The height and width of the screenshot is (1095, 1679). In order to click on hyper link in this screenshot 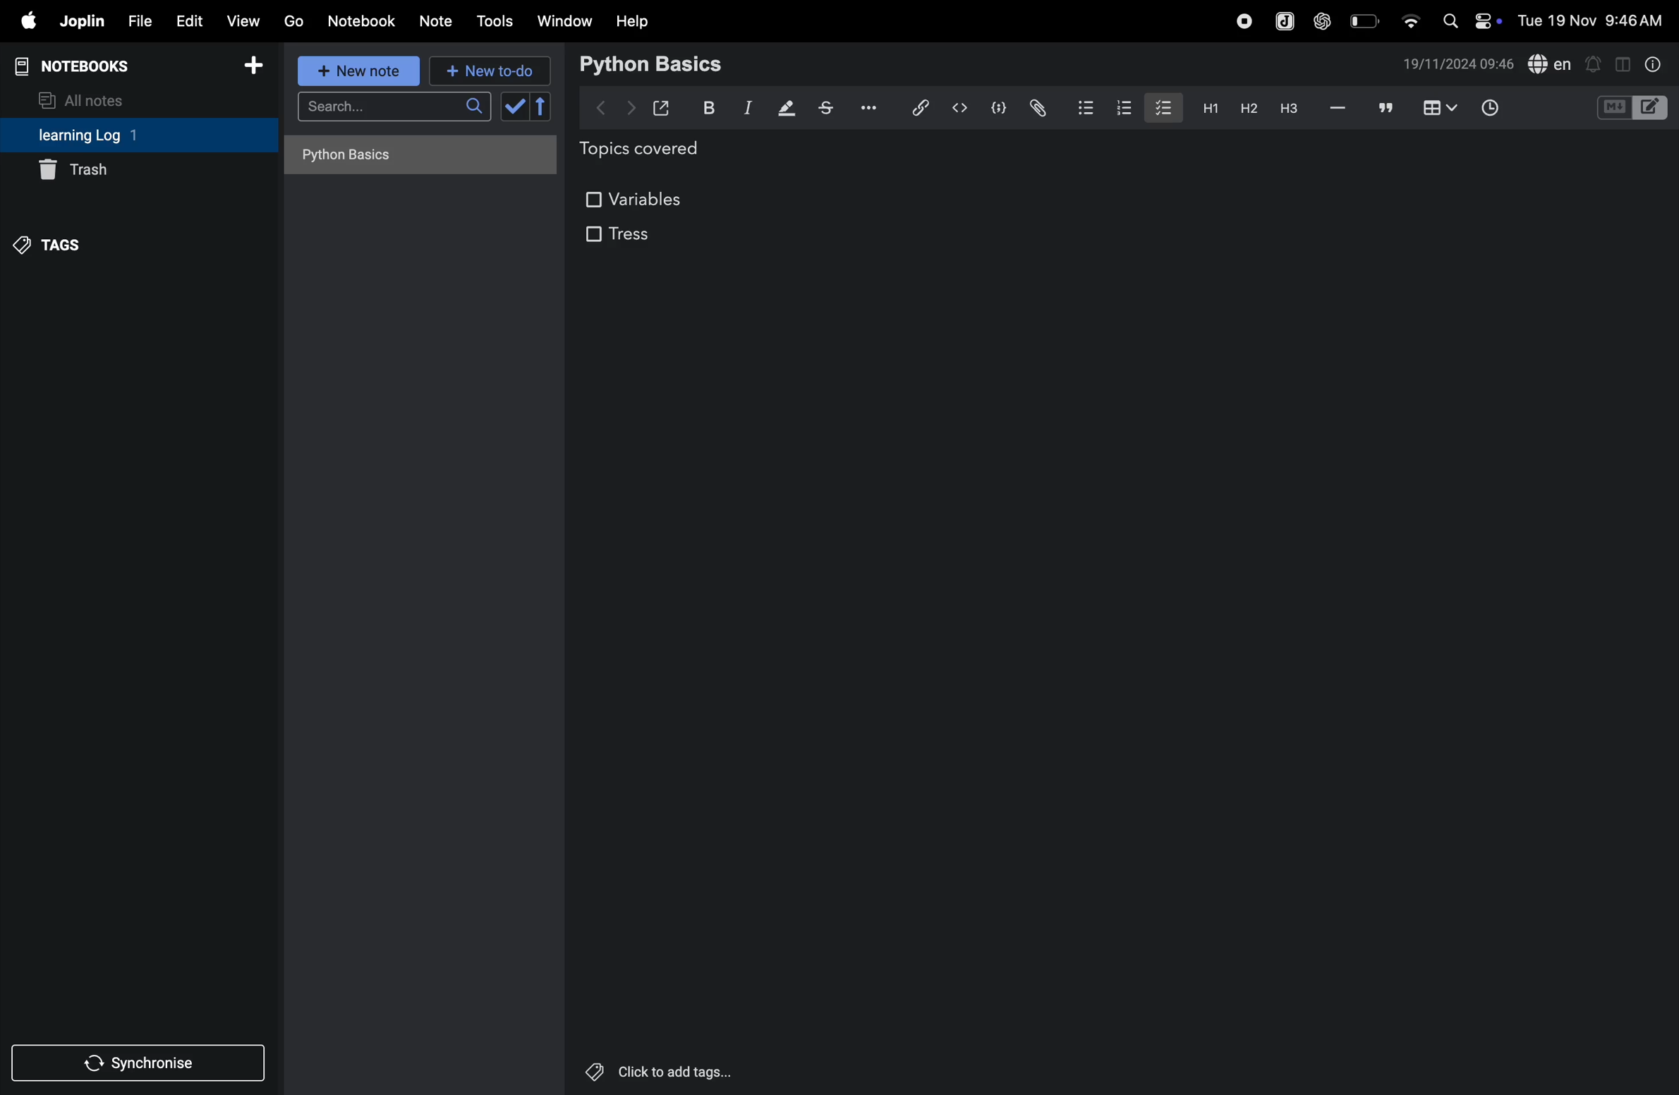, I will do `click(919, 107)`.